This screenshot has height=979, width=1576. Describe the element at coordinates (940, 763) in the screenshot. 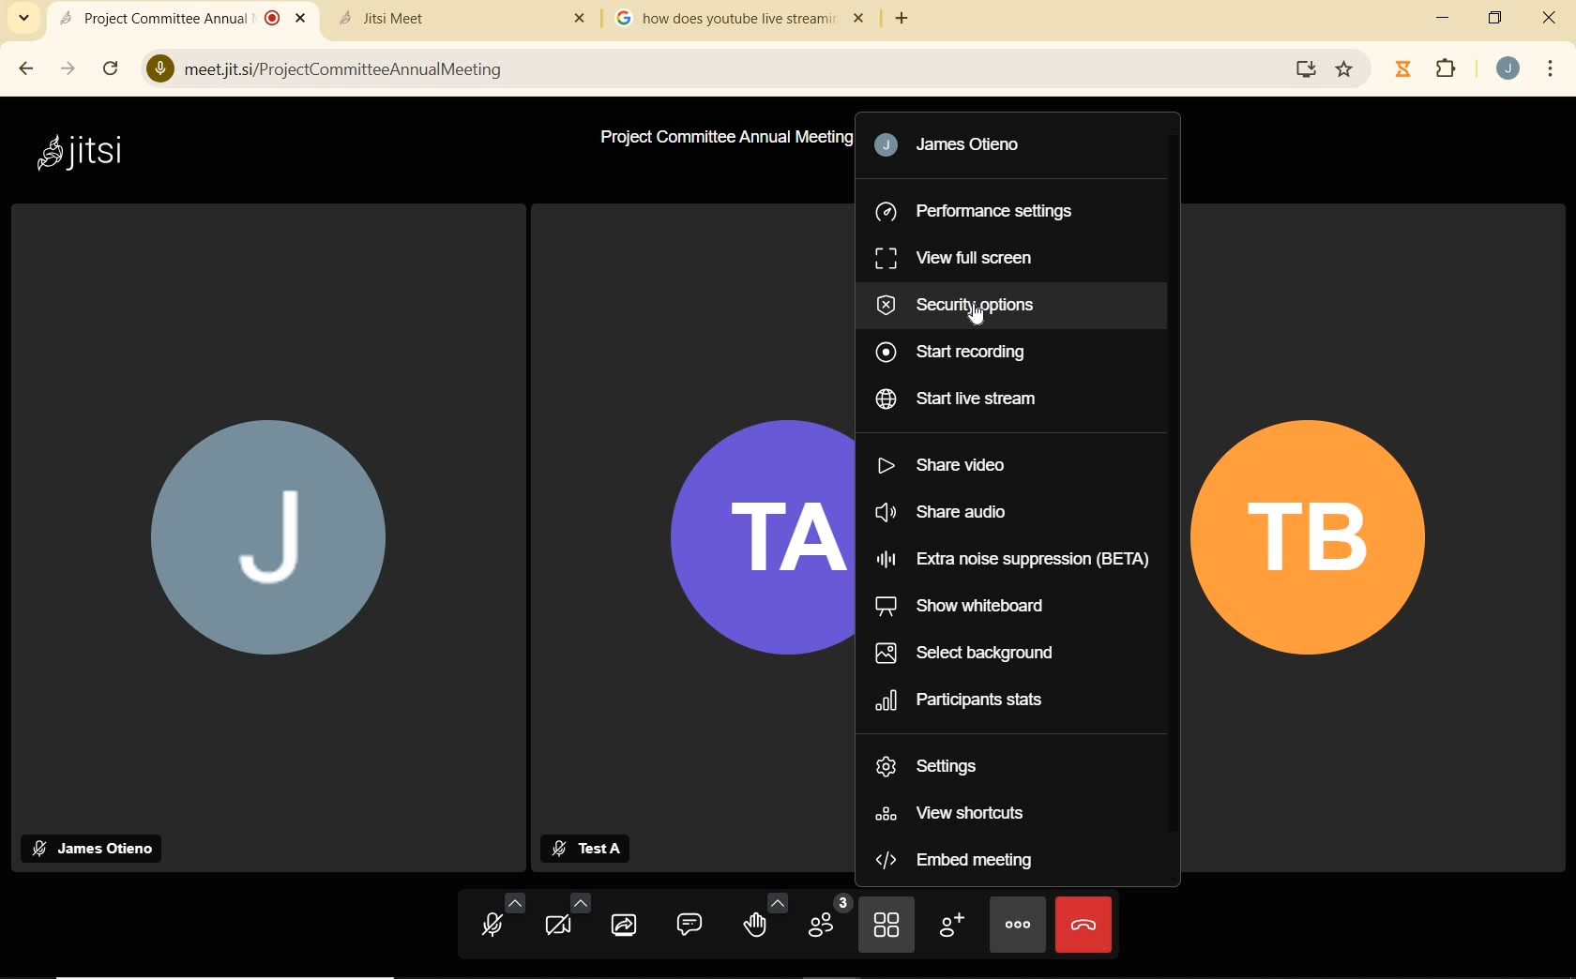

I see `SETTINGS` at that location.